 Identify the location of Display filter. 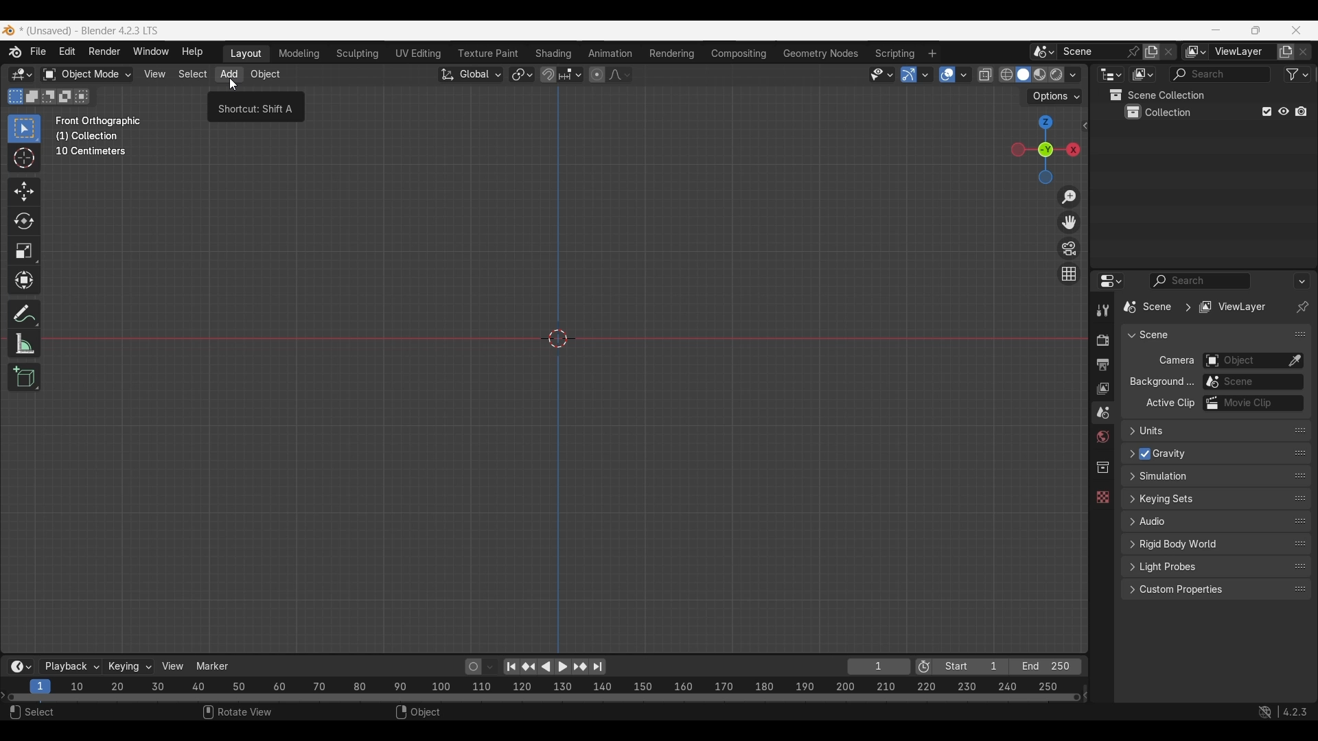
(1220, 74).